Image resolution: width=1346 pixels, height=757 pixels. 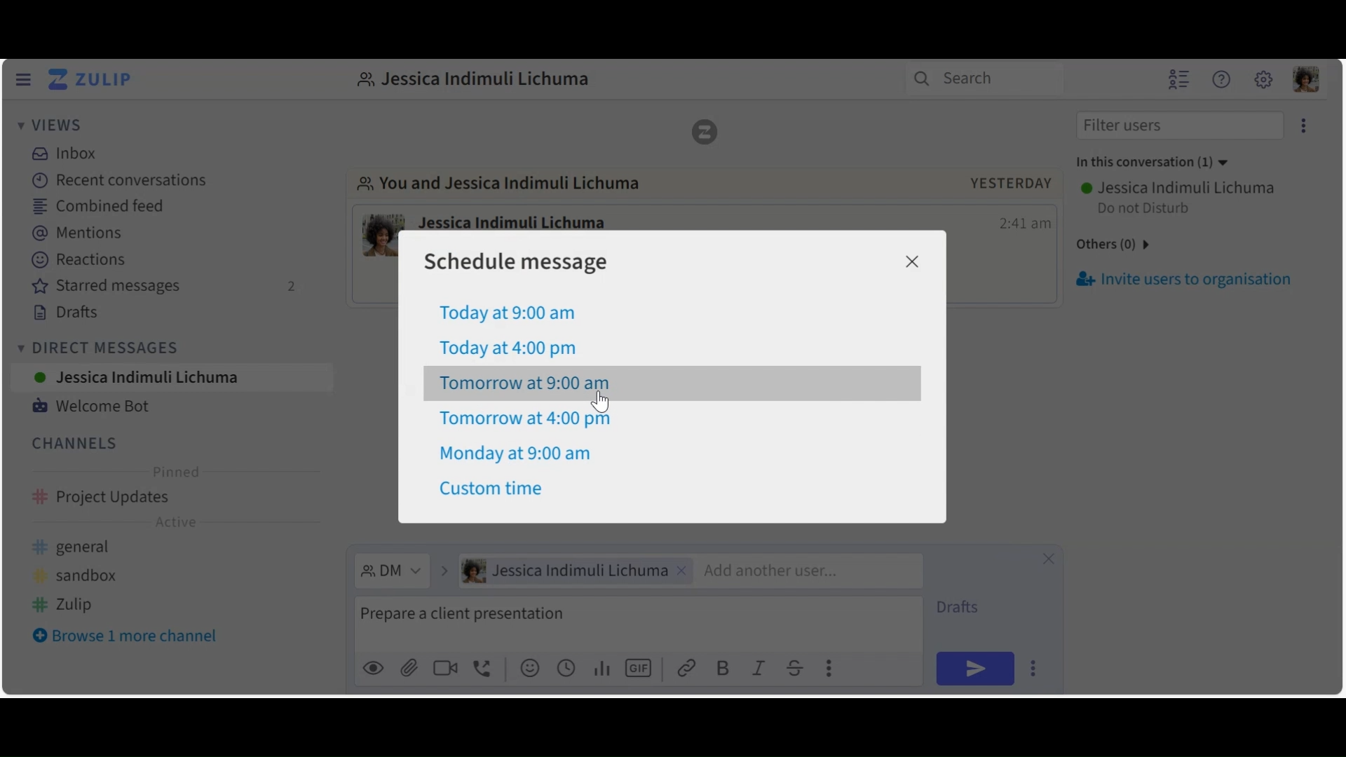 I want to click on Reactions, so click(x=74, y=261).